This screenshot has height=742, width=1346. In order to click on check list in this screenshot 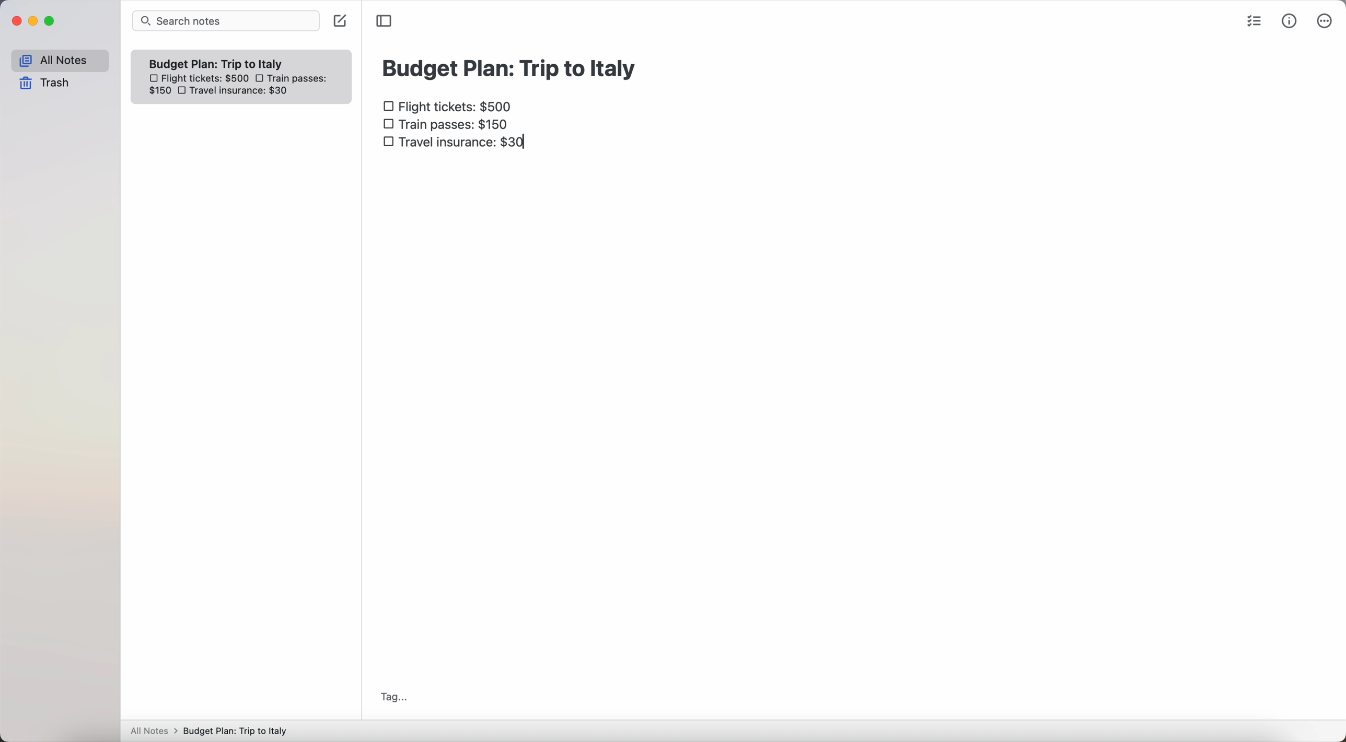, I will do `click(1257, 22)`.